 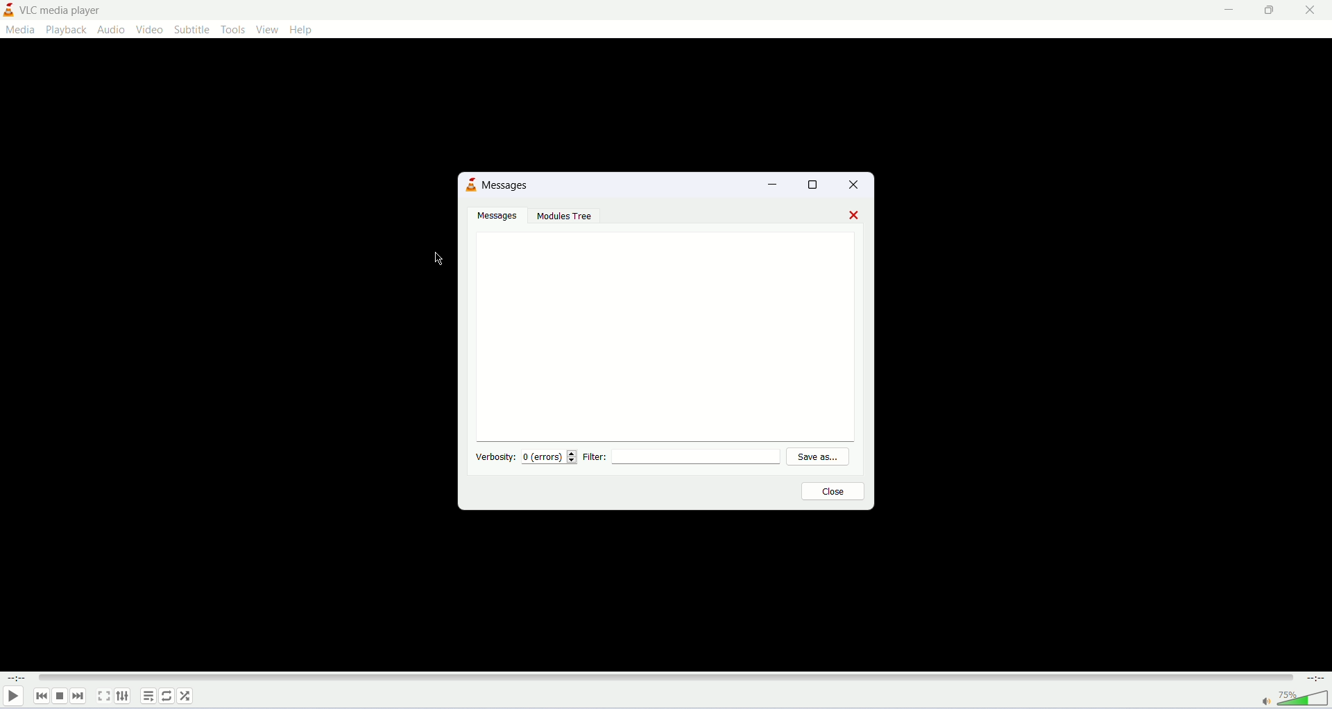 What do you see at coordinates (112, 31) in the screenshot?
I see `audio` at bounding box center [112, 31].